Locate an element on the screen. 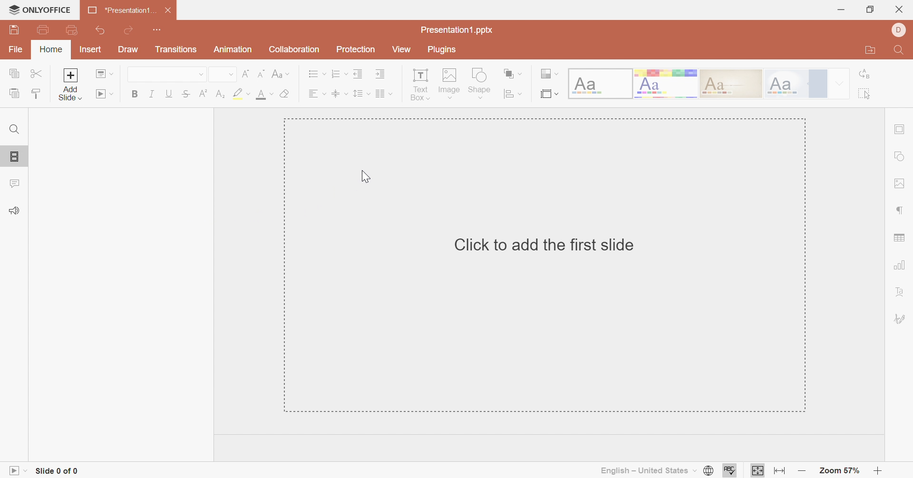  Increment font size is located at coordinates (245, 73).